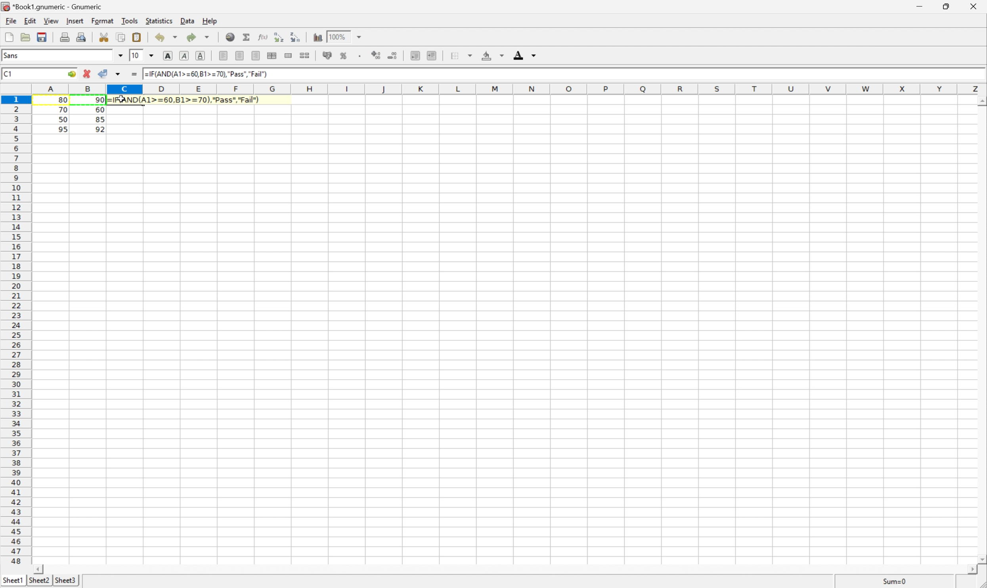 The image size is (987, 588). I want to click on Sheet3, so click(65, 580).